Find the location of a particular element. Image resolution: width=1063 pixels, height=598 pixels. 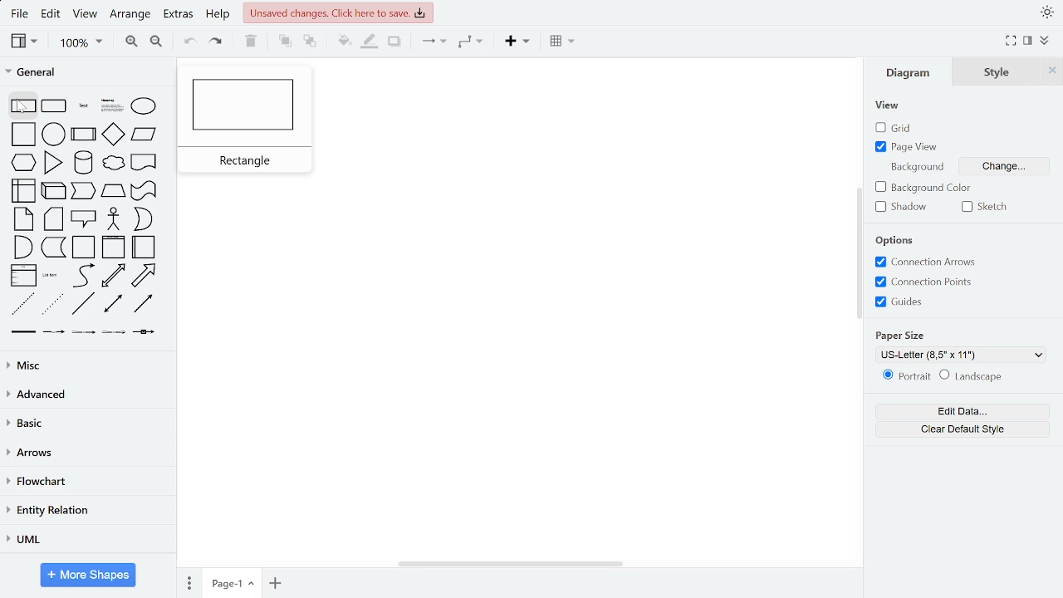

view is located at coordinates (25, 42).